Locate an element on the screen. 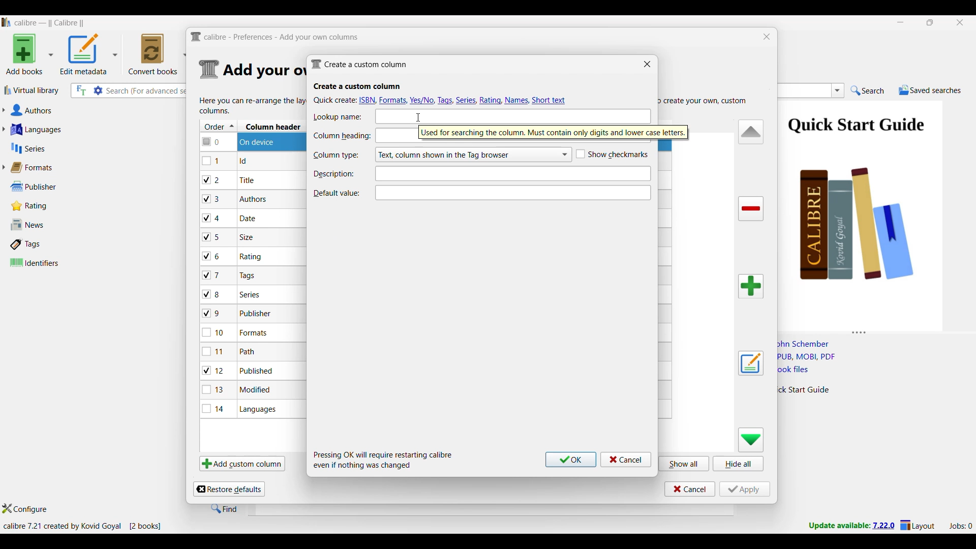 The width and height of the screenshot is (976, 549). Find is located at coordinates (224, 508).